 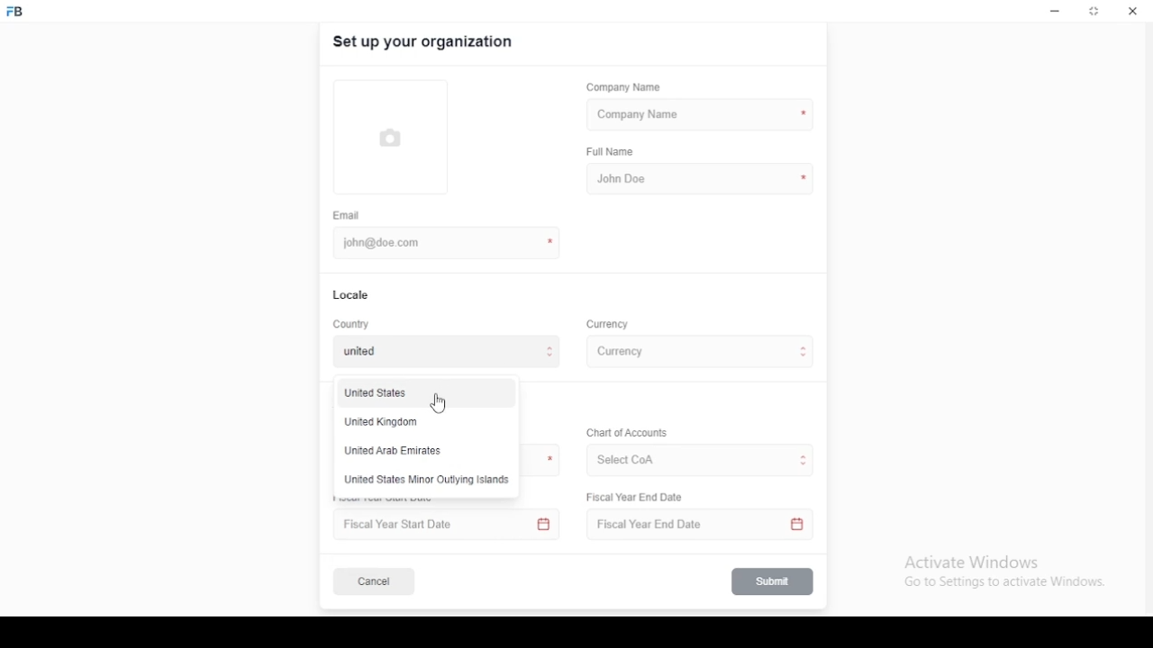 What do you see at coordinates (399, 133) in the screenshot?
I see `logo tumbnail` at bounding box center [399, 133].